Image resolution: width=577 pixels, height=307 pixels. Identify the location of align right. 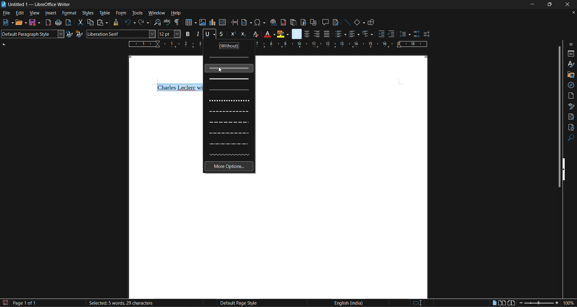
(316, 34).